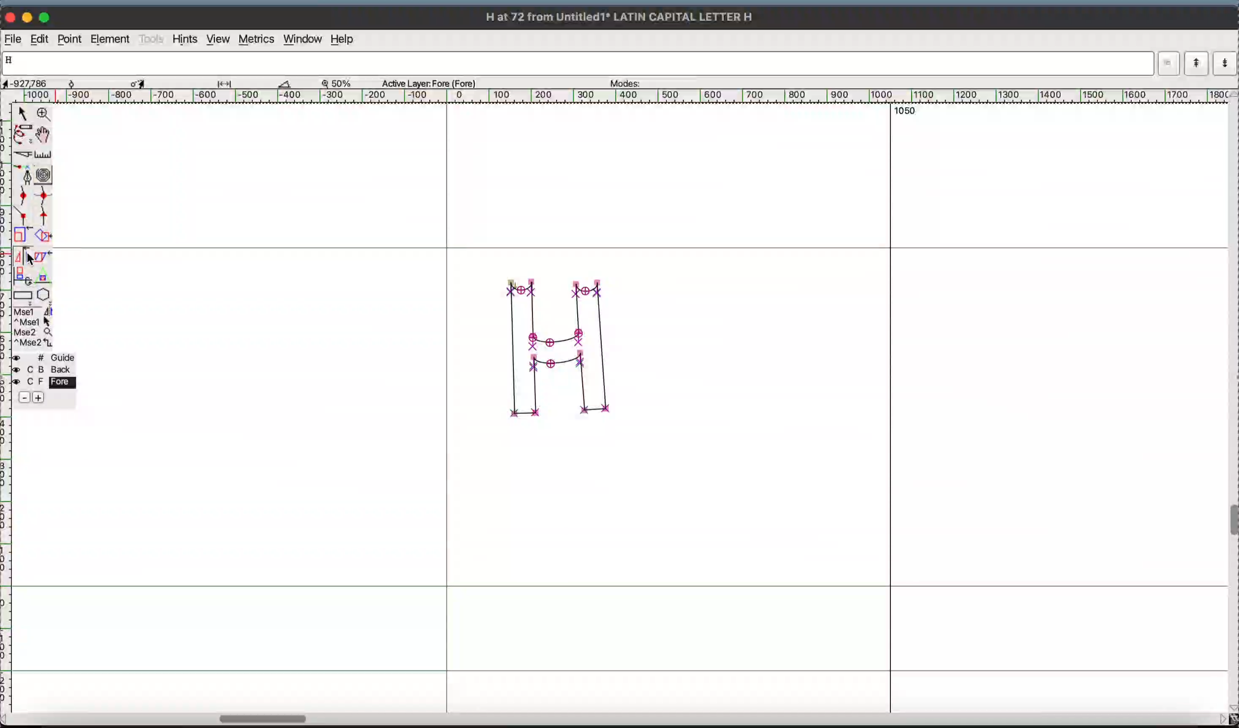 This screenshot has width=1239, height=728. I want to click on perspective, so click(43, 275).